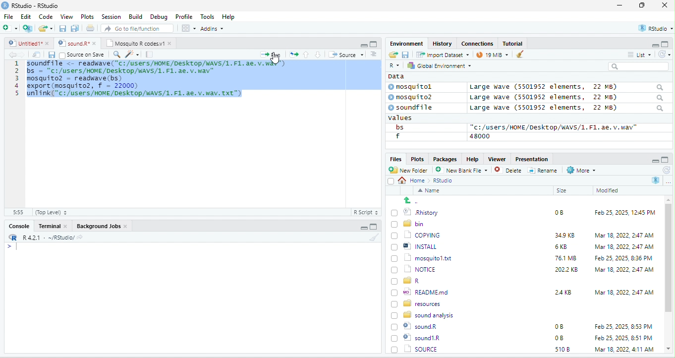 This screenshot has width=675, height=358. What do you see at coordinates (509, 171) in the screenshot?
I see `Delete` at bounding box center [509, 171].